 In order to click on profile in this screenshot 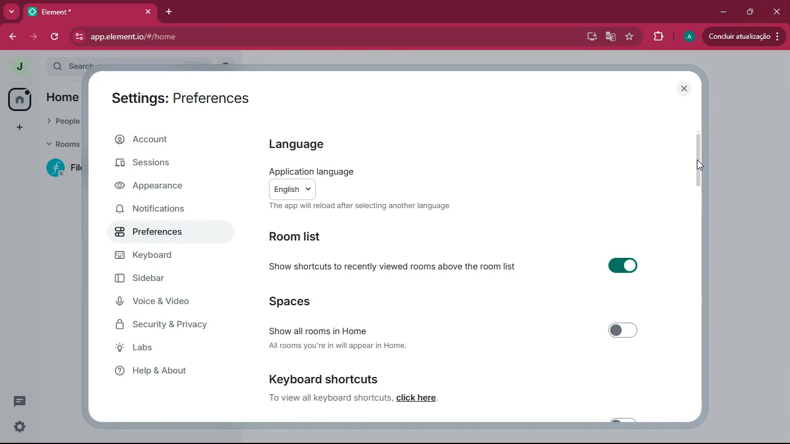, I will do `click(18, 65)`.